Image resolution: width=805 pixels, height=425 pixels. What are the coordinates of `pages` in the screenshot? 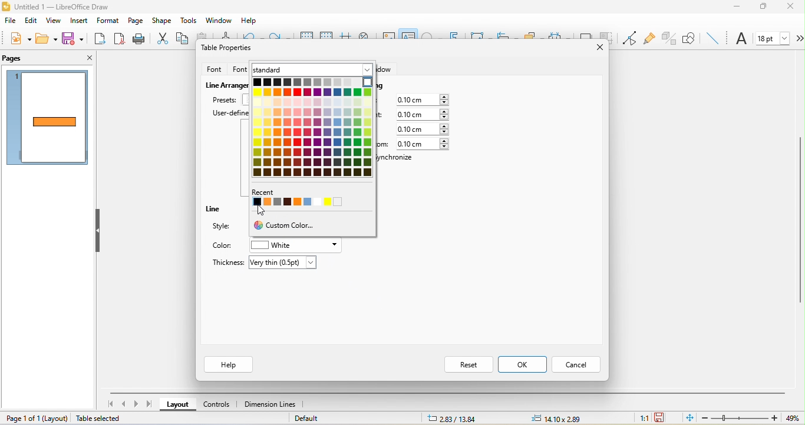 It's located at (14, 58).